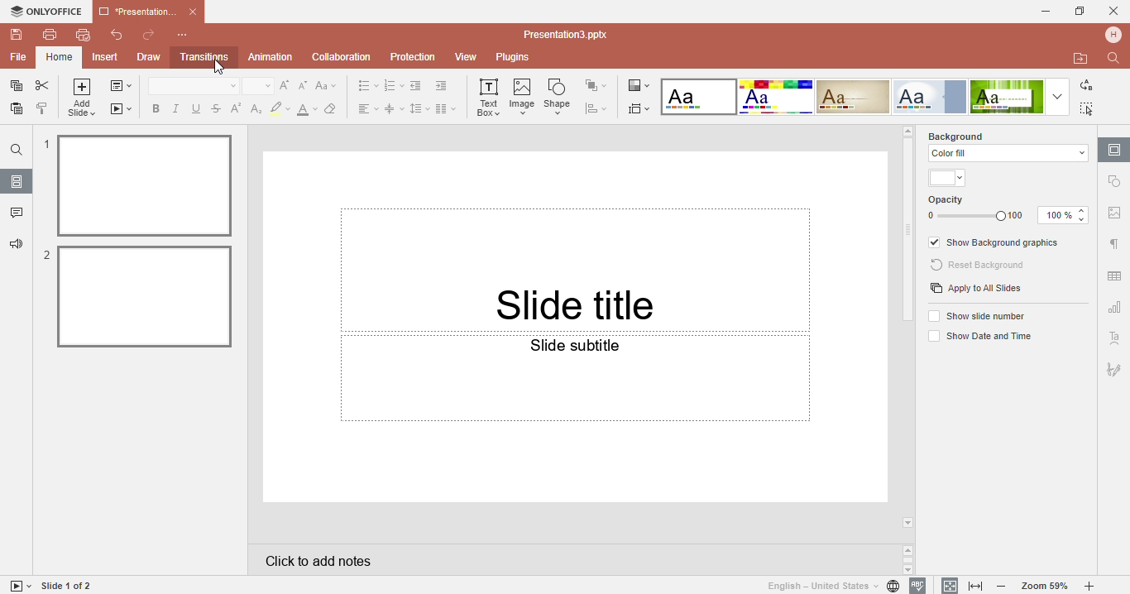 This screenshot has width=1130, height=594. Describe the element at coordinates (907, 130) in the screenshot. I see `arrow up` at that location.